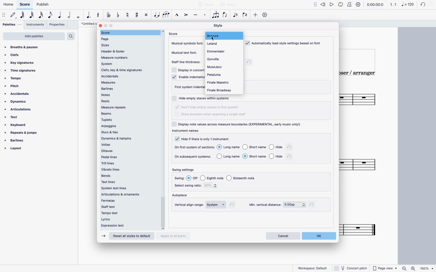 This screenshot has width=436, height=272. Describe the element at coordinates (233, 205) in the screenshot. I see `refresh` at that location.